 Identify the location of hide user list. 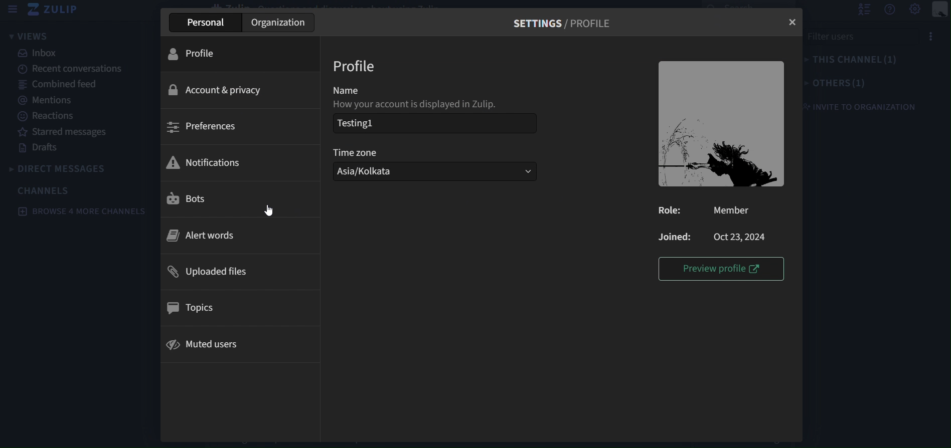
(863, 10).